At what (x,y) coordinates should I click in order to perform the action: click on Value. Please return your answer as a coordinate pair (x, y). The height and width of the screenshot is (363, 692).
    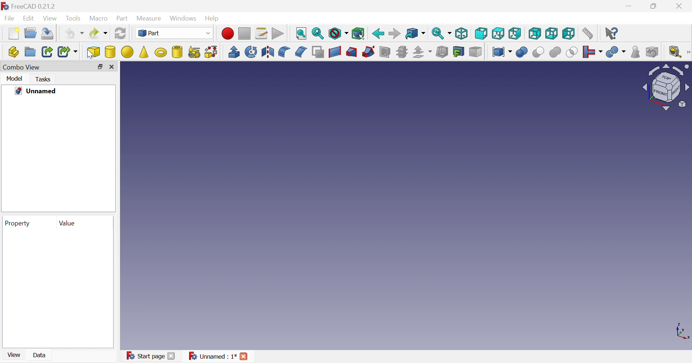
    Looking at the image, I should click on (68, 223).